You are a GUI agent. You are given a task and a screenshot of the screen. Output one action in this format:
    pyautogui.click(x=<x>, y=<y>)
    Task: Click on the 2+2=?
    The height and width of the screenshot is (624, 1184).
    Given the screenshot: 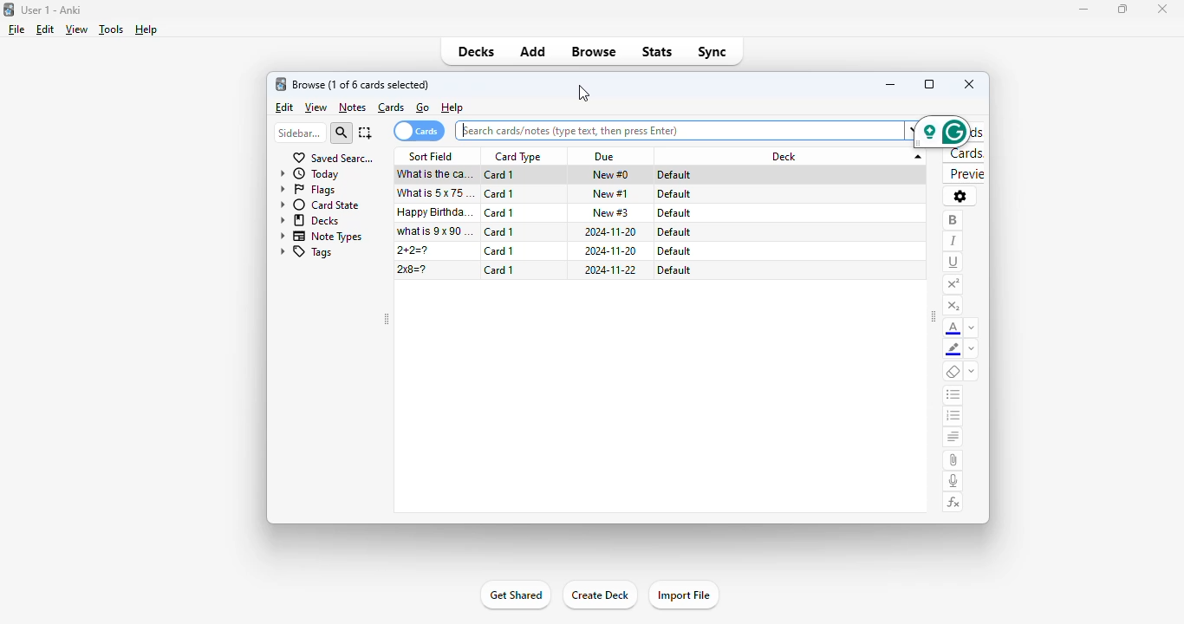 What is the action you would take?
    pyautogui.click(x=413, y=250)
    